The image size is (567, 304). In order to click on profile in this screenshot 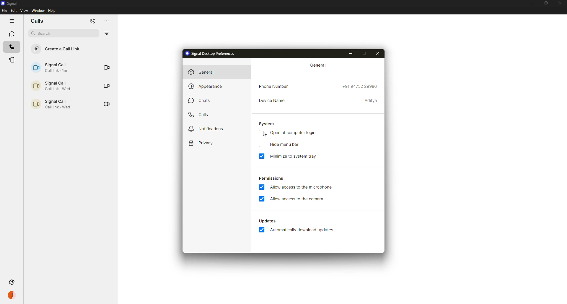, I will do `click(12, 296)`.